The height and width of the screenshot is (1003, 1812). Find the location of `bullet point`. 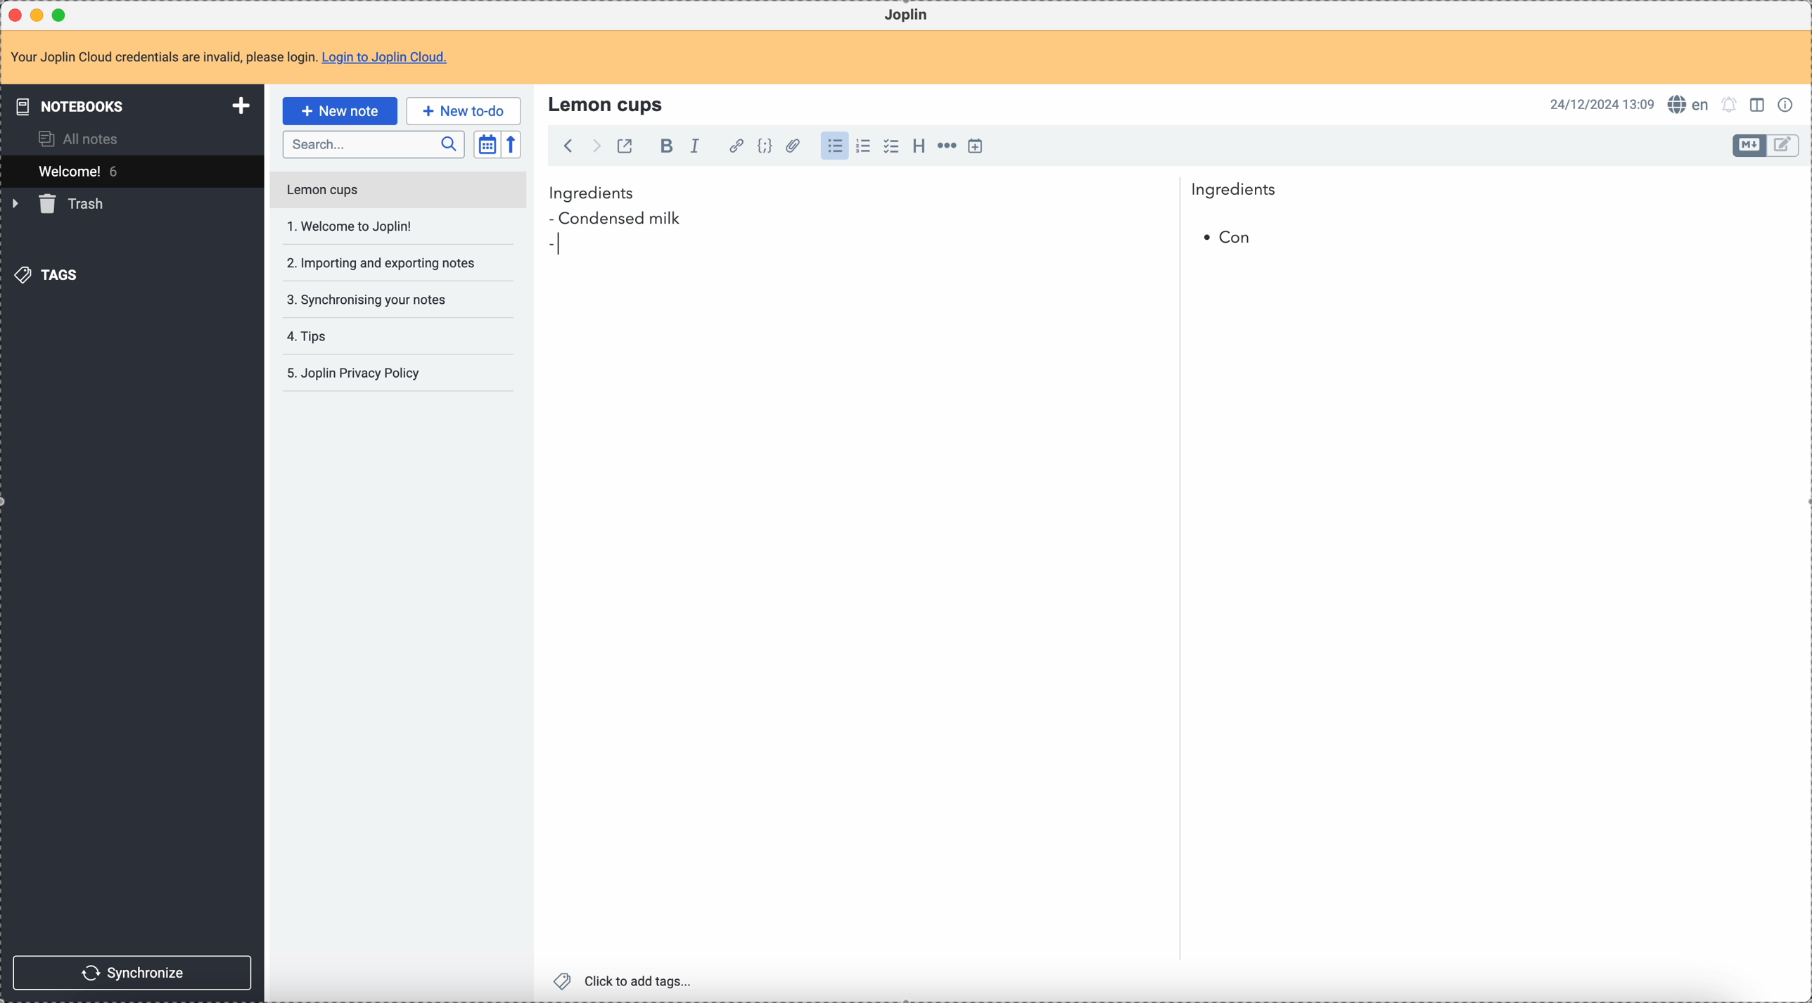

bullet point is located at coordinates (1227, 238).